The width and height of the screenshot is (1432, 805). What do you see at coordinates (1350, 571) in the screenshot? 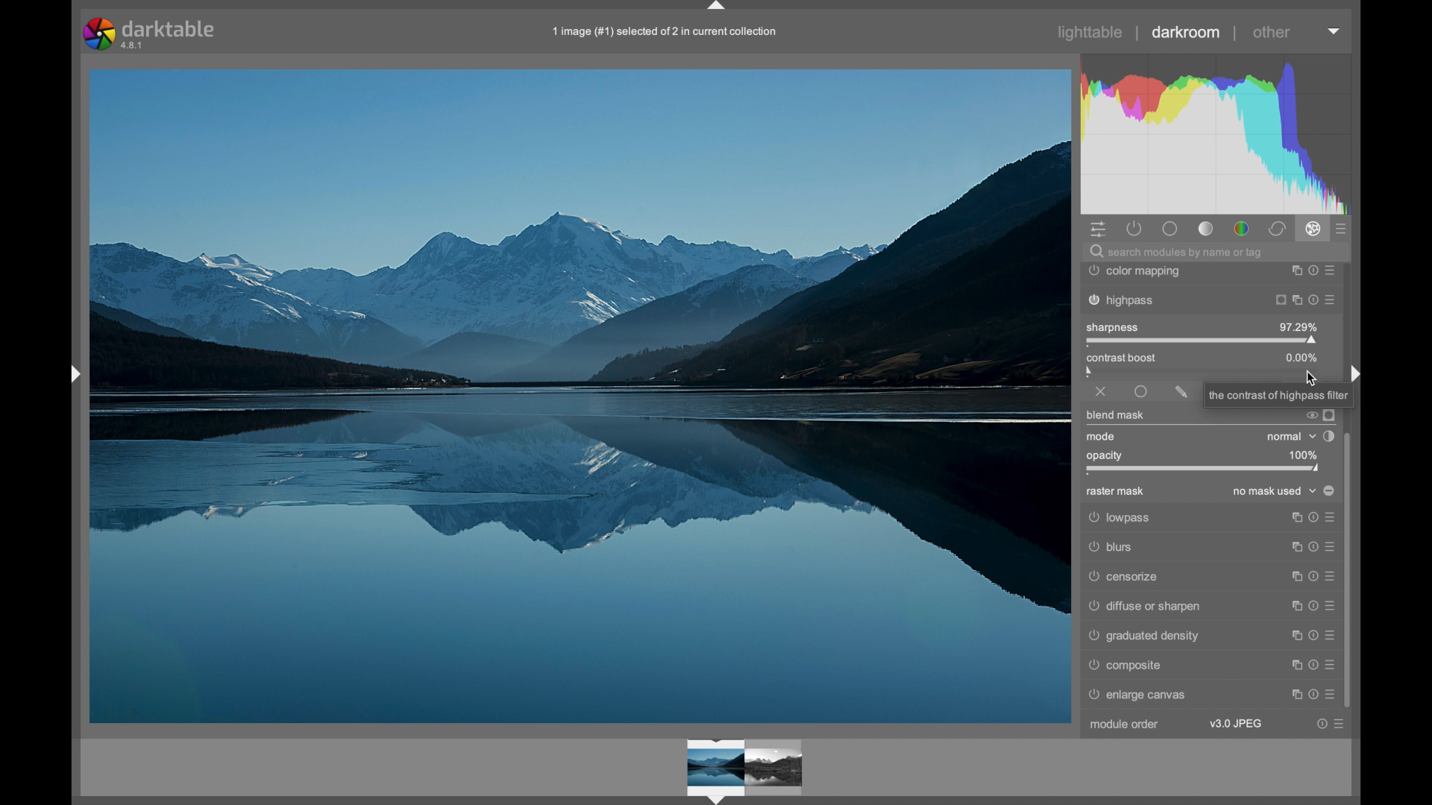
I see `scroll box` at bounding box center [1350, 571].